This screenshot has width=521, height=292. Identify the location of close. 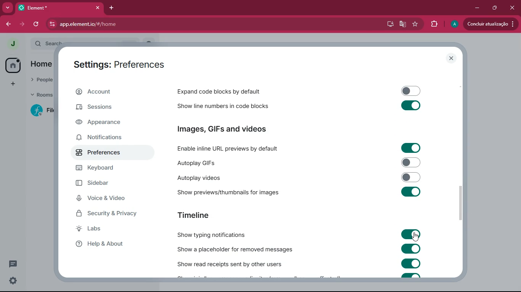
(451, 58).